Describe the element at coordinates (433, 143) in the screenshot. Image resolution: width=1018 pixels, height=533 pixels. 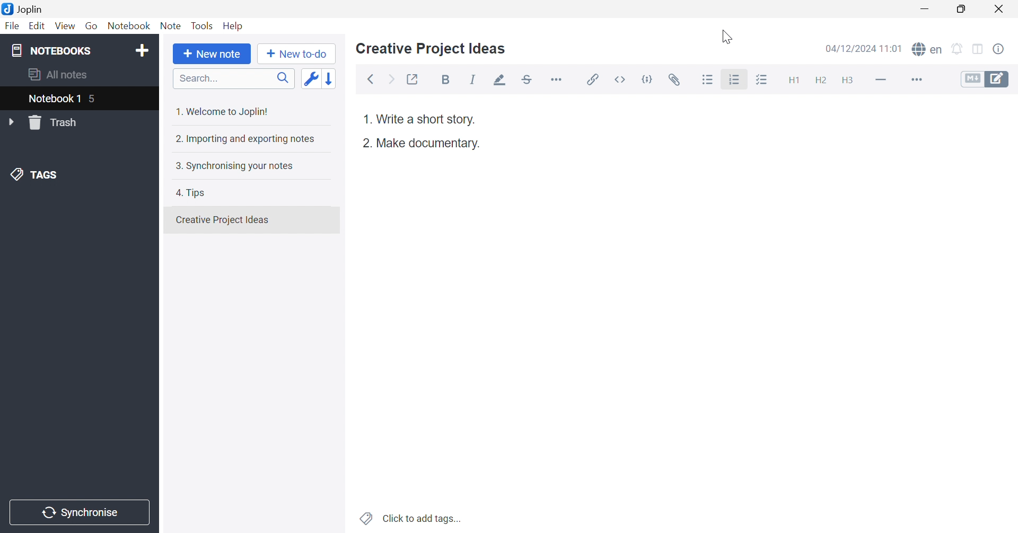
I see `Make a documentry.` at that location.